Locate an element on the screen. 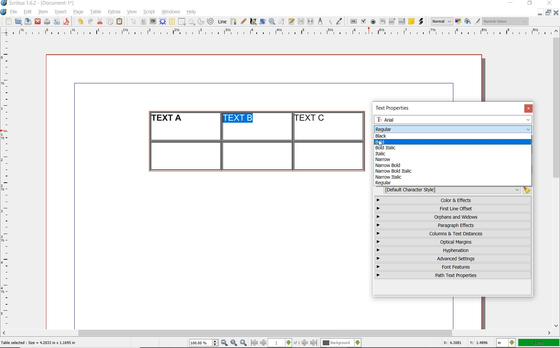 The height and width of the screenshot is (348, 560). windows is located at coordinates (171, 12).